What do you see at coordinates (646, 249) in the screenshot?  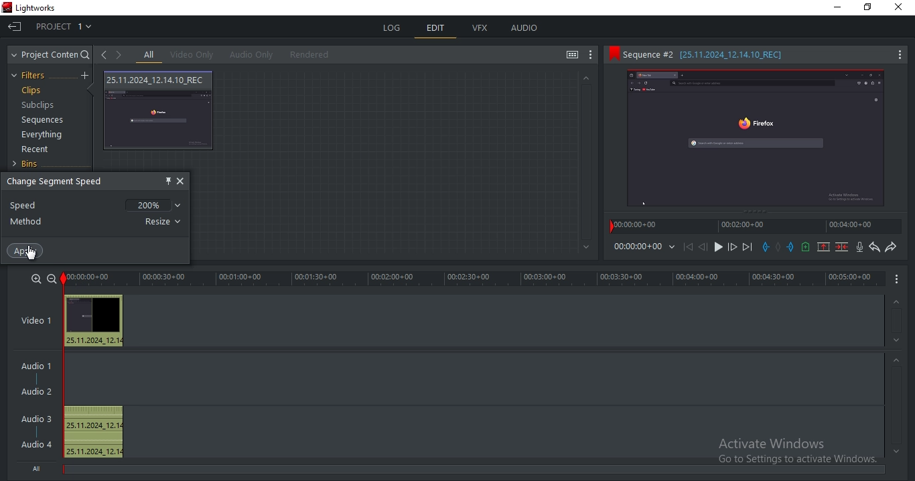 I see `time` at bounding box center [646, 249].